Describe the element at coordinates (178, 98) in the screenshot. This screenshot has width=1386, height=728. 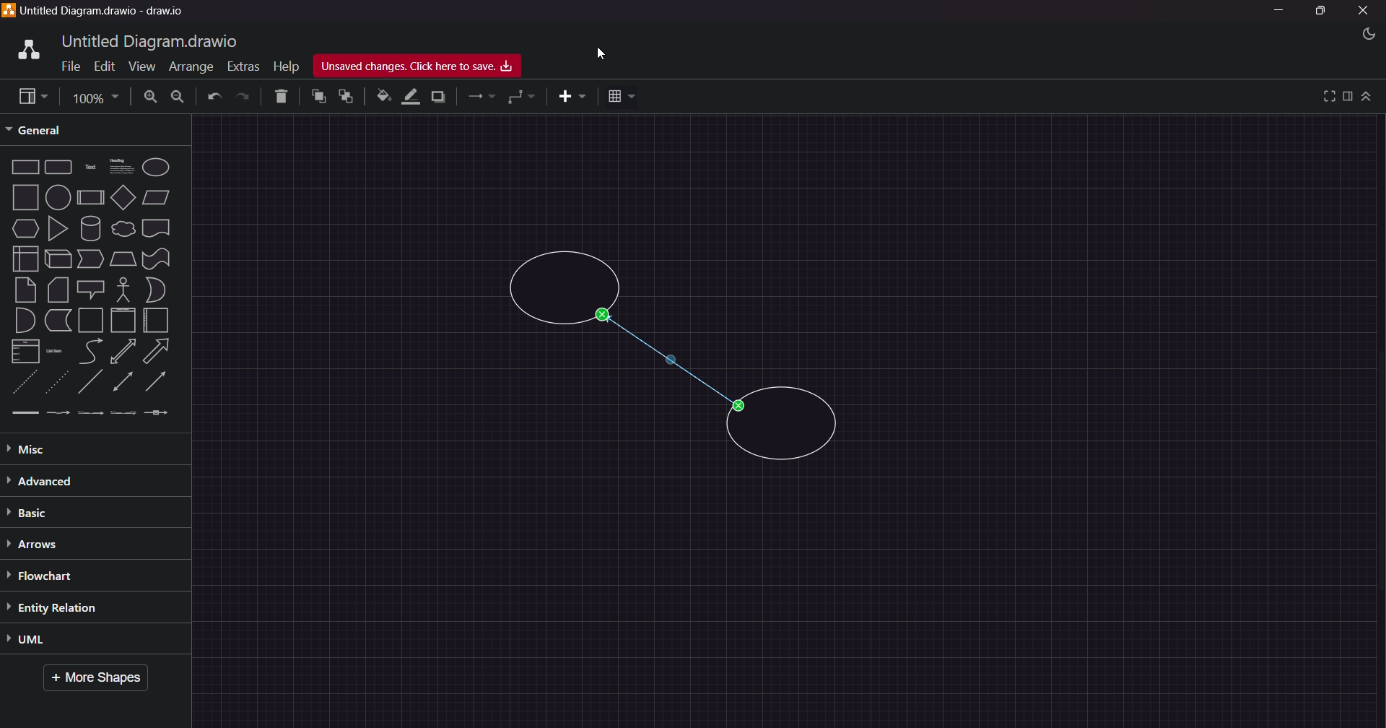
I see `Zoom Out` at that location.